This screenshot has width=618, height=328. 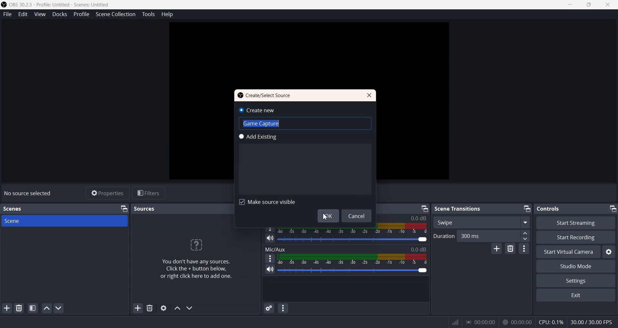 What do you see at coordinates (510, 249) in the screenshot?
I see `Remove Configurable transition` at bounding box center [510, 249].